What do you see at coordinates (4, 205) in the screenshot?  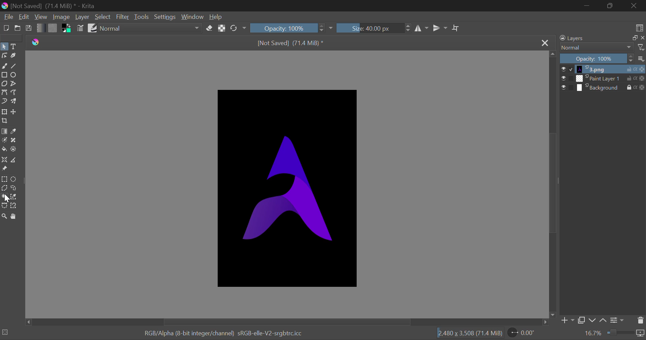 I see `Bezier Curve Selection` at bounding box center [4, 205].